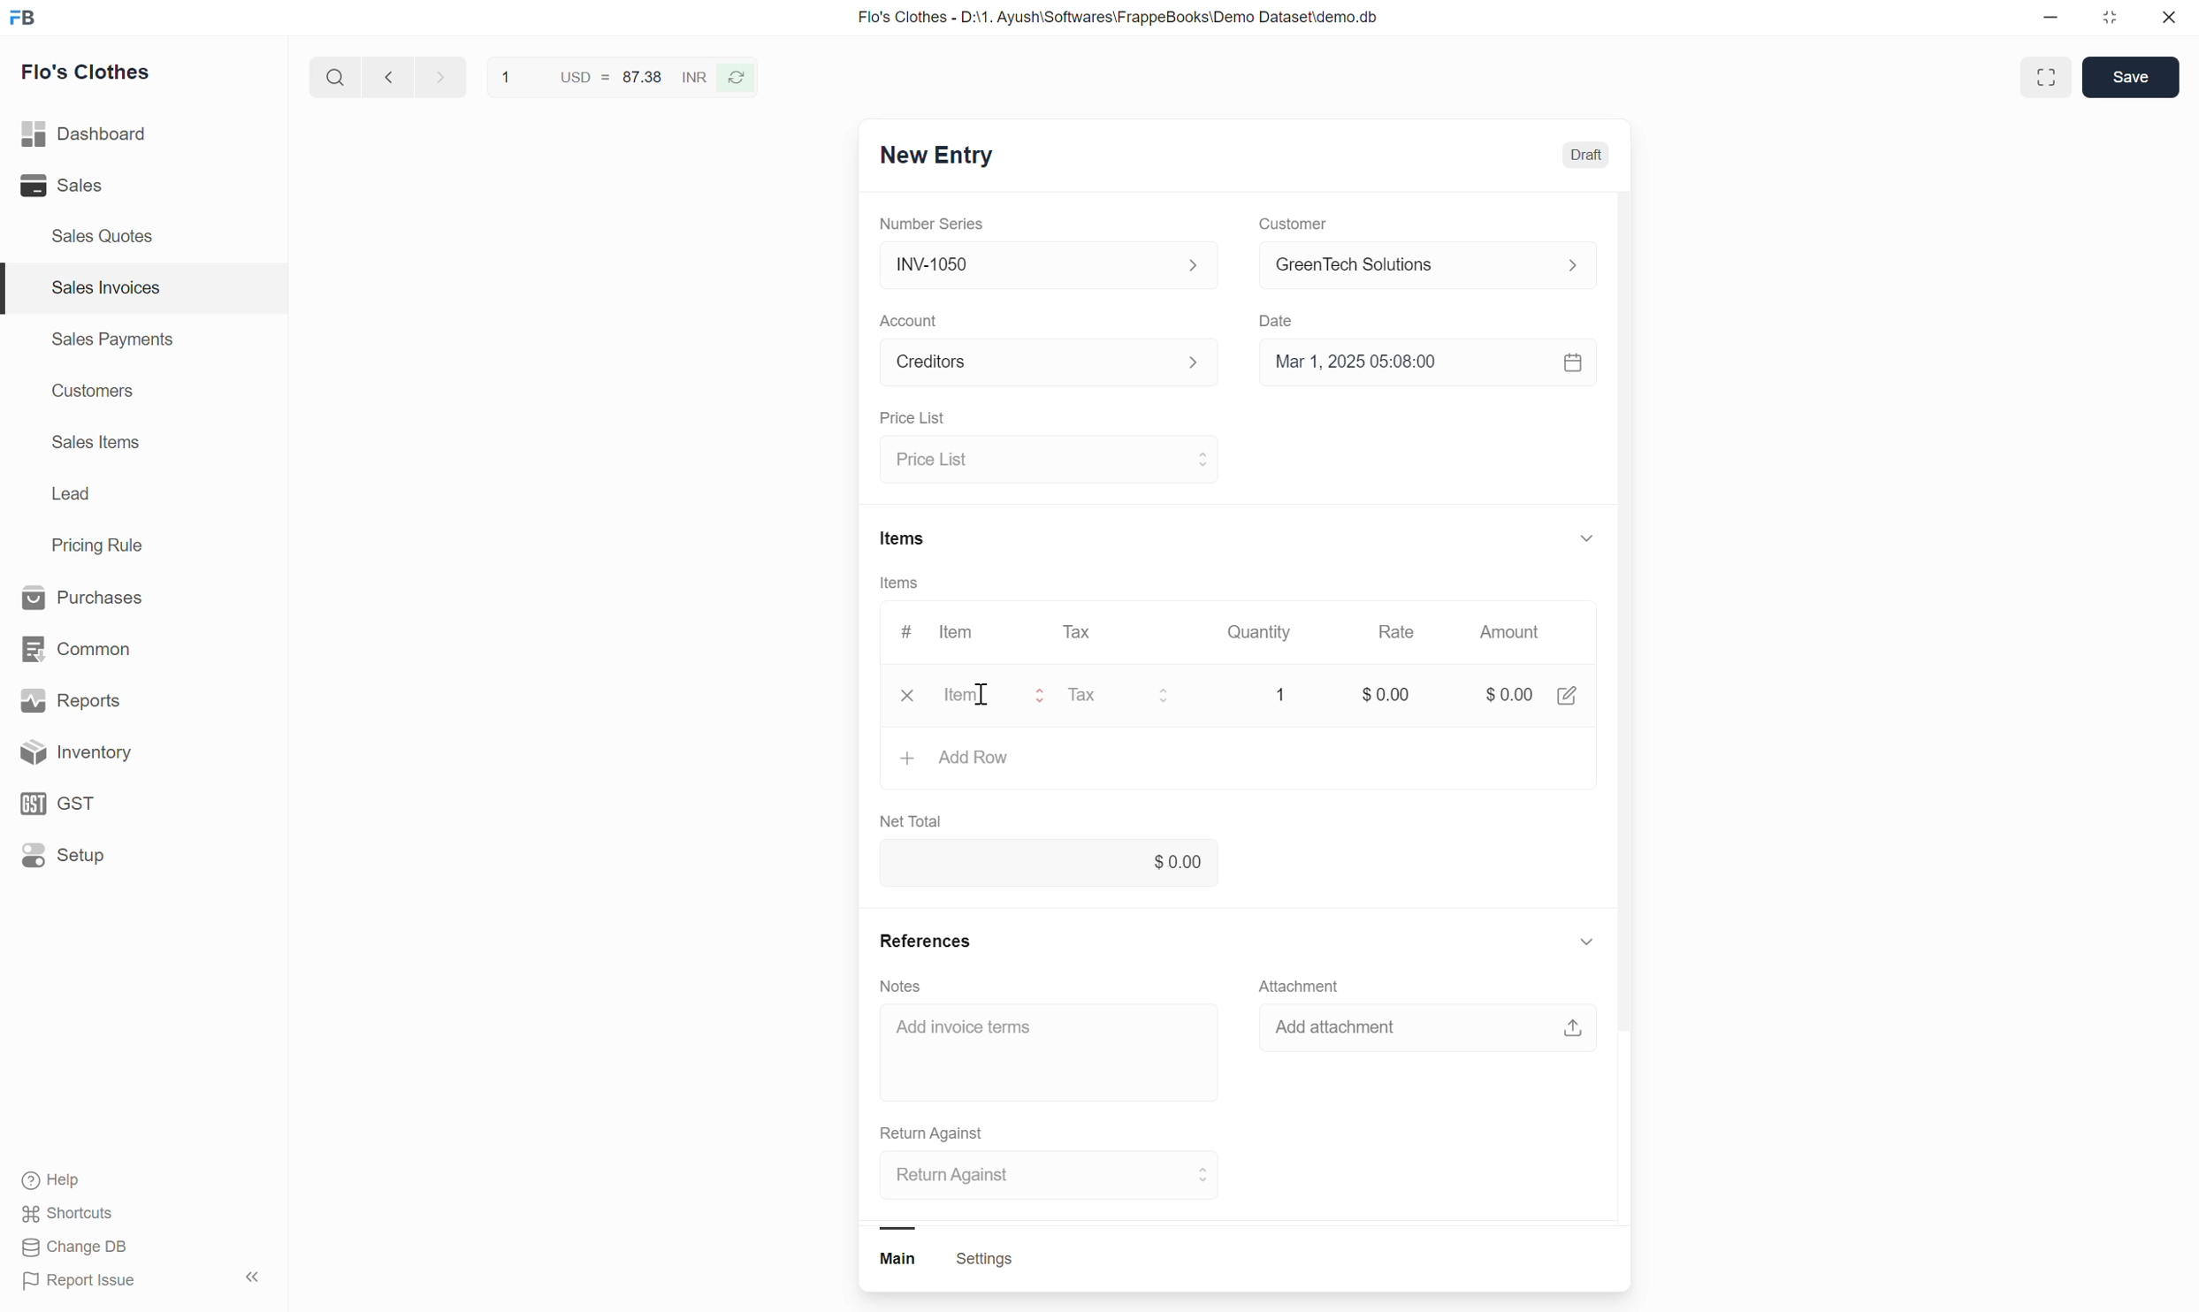 The image size is (2199, 1312). I want to click on Items, so click(902, 538).